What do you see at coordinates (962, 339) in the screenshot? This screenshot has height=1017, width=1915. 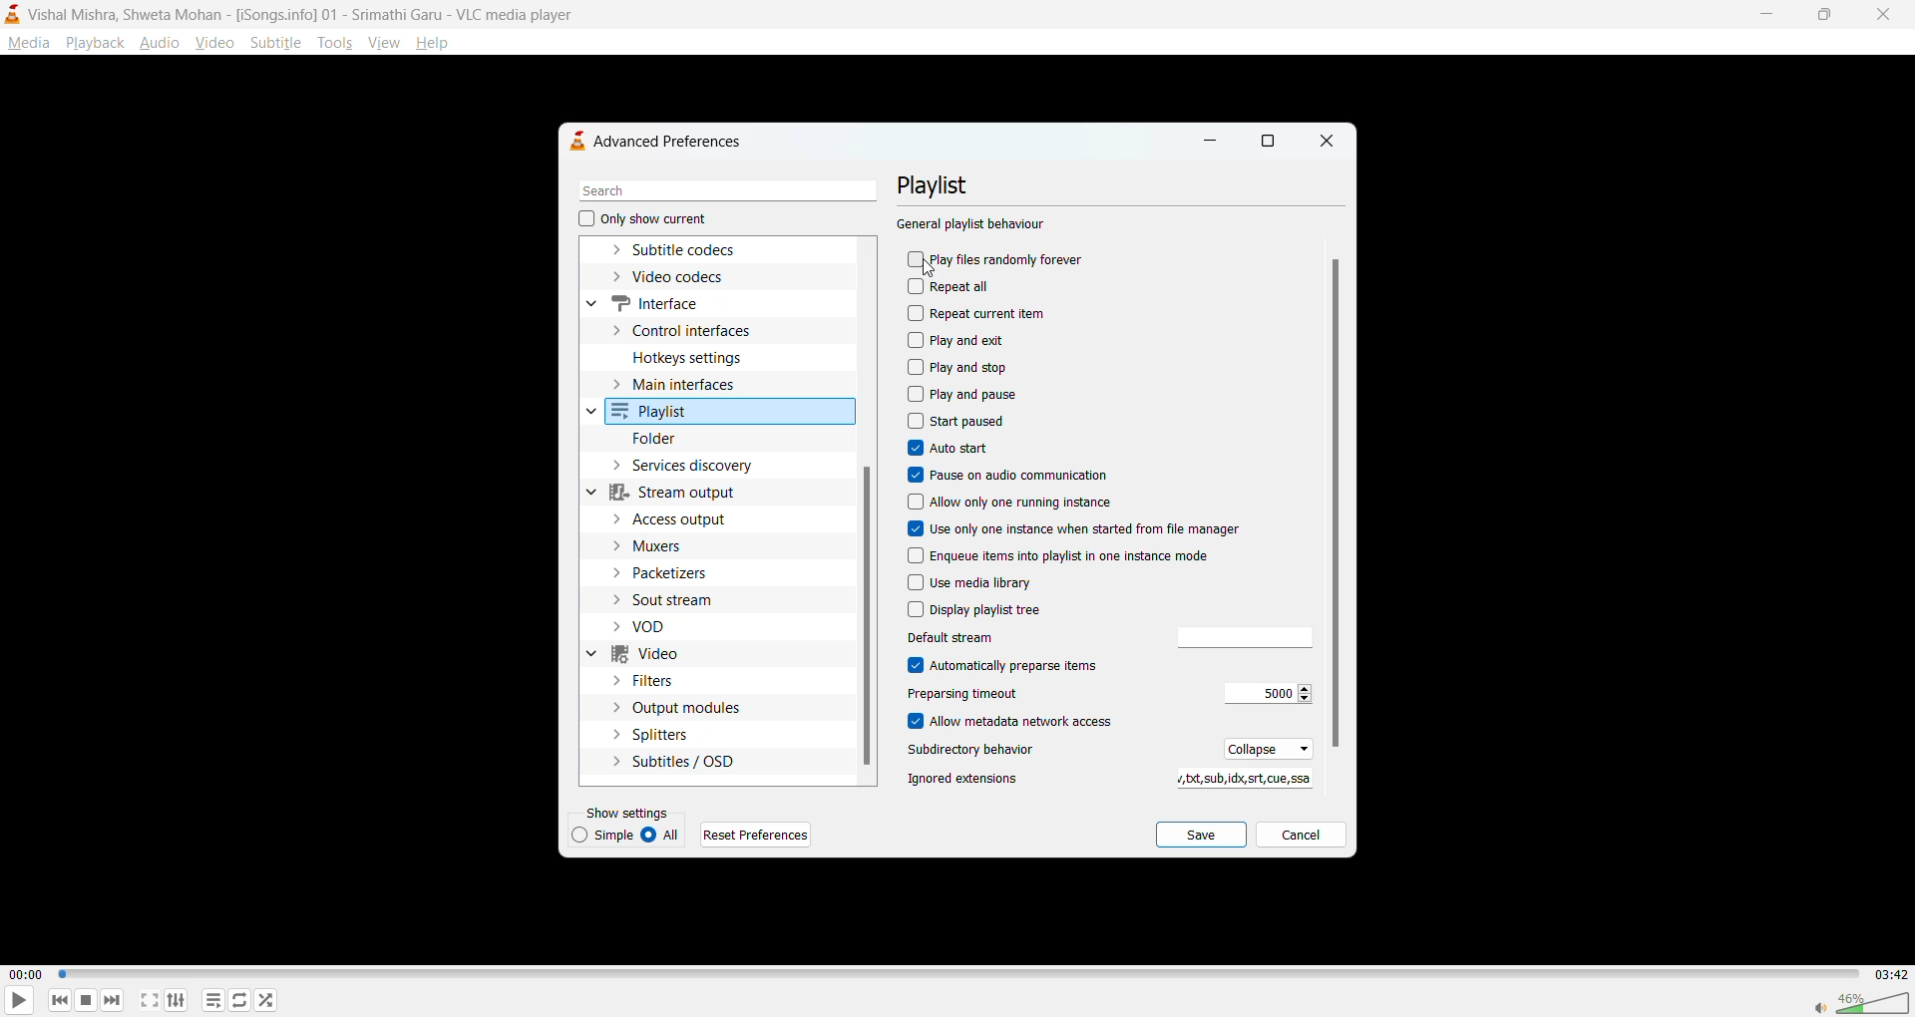 I see `play and exit` at bounding box center [962, 339].